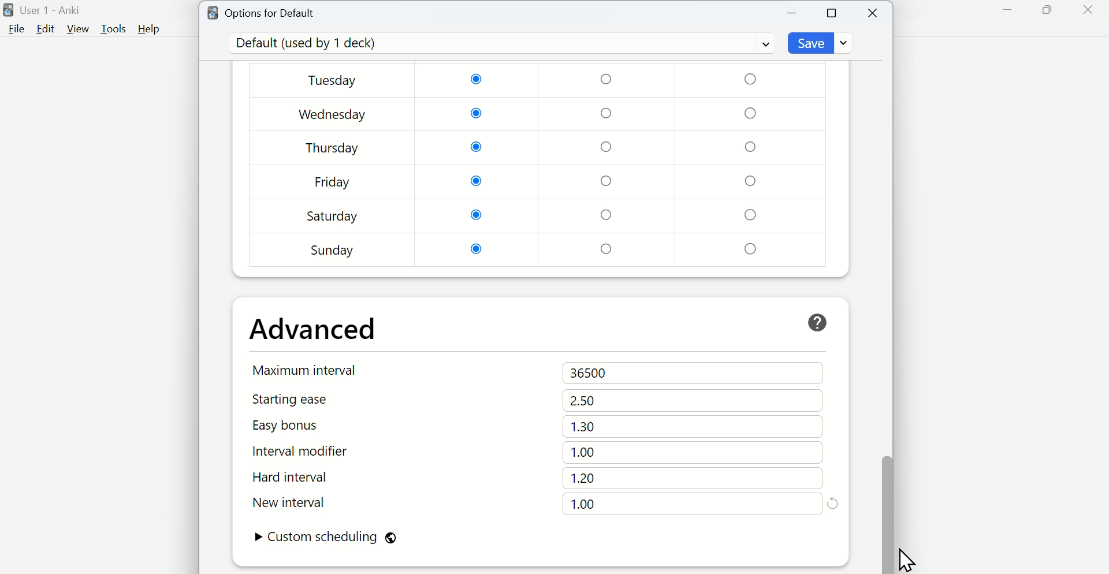 The image size is (1109, 574). I want to click on Sunday, so click(333, 250).